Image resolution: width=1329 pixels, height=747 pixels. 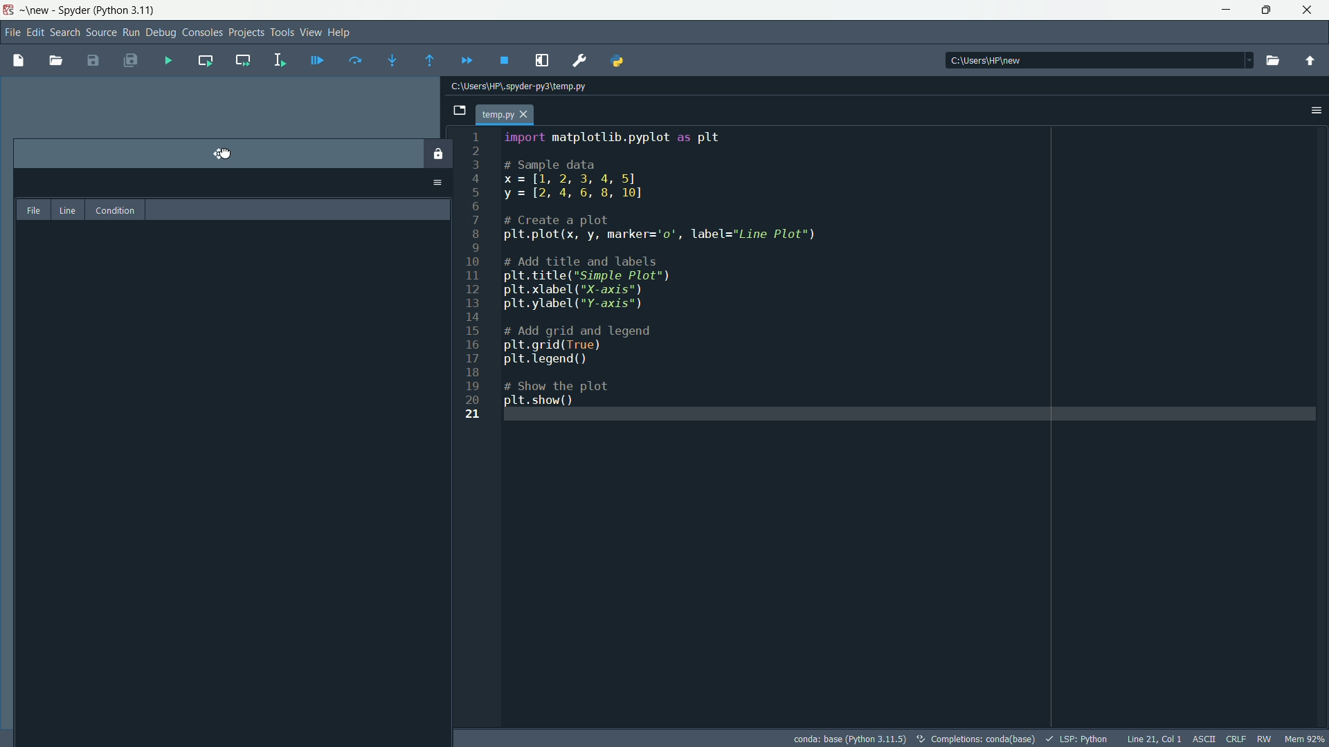 I want to click on search menu, so click(x=66, y=33).